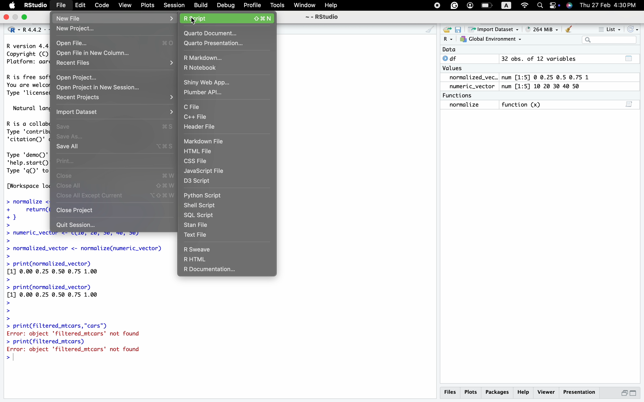 This screenshot has width=644, height=402. Describe the element at coordinates (27, 86) in the screenshot. I see `R is free sof
You are welcor
Type 'licensel` at that location.